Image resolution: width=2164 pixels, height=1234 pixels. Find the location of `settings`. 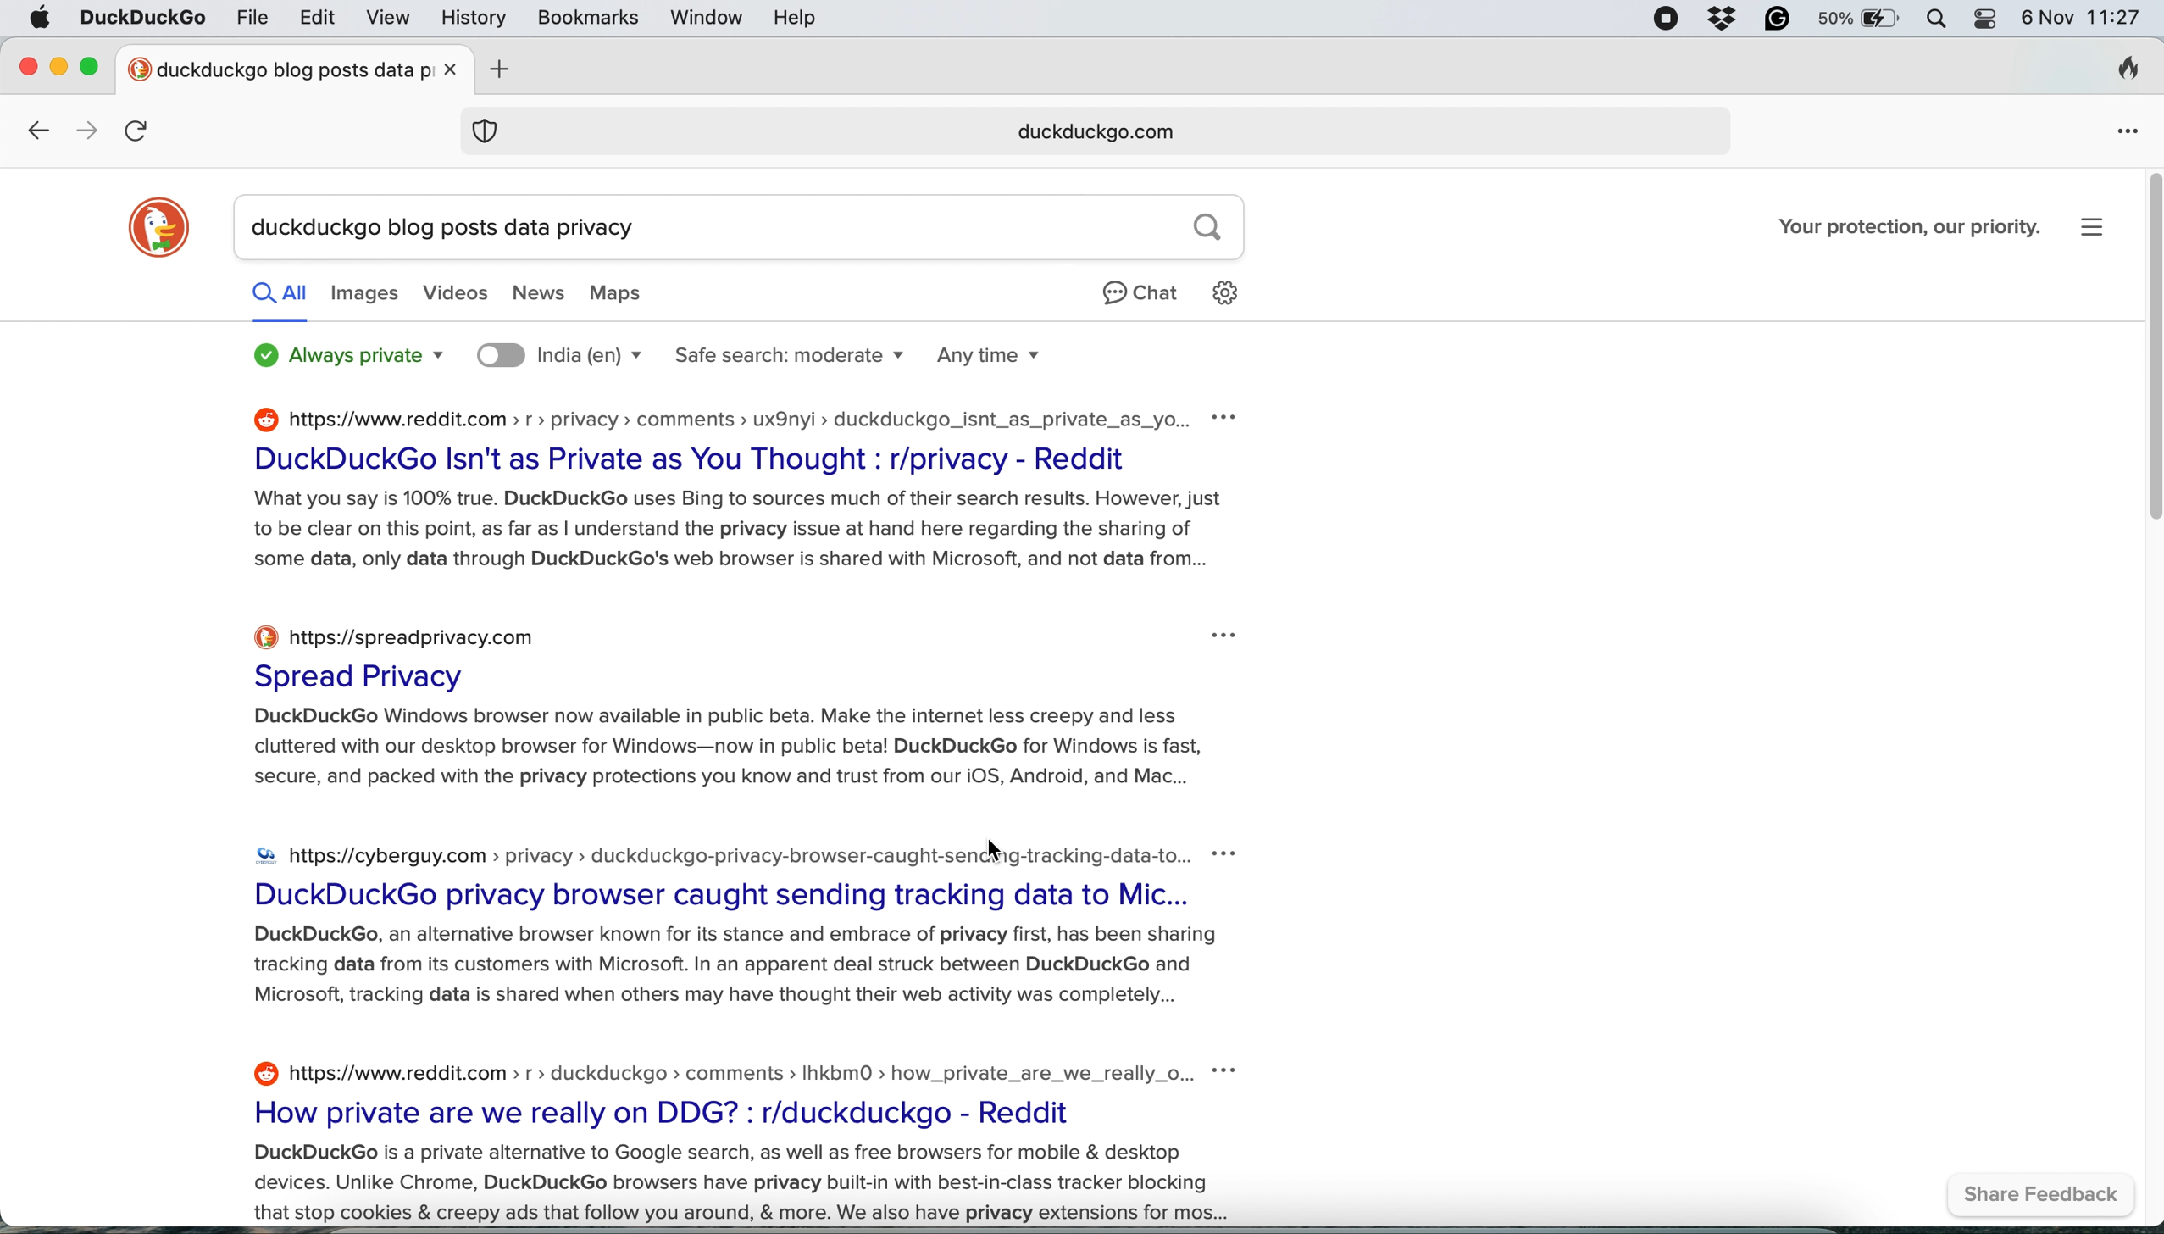

settings is located at coordinates (1235, 295).